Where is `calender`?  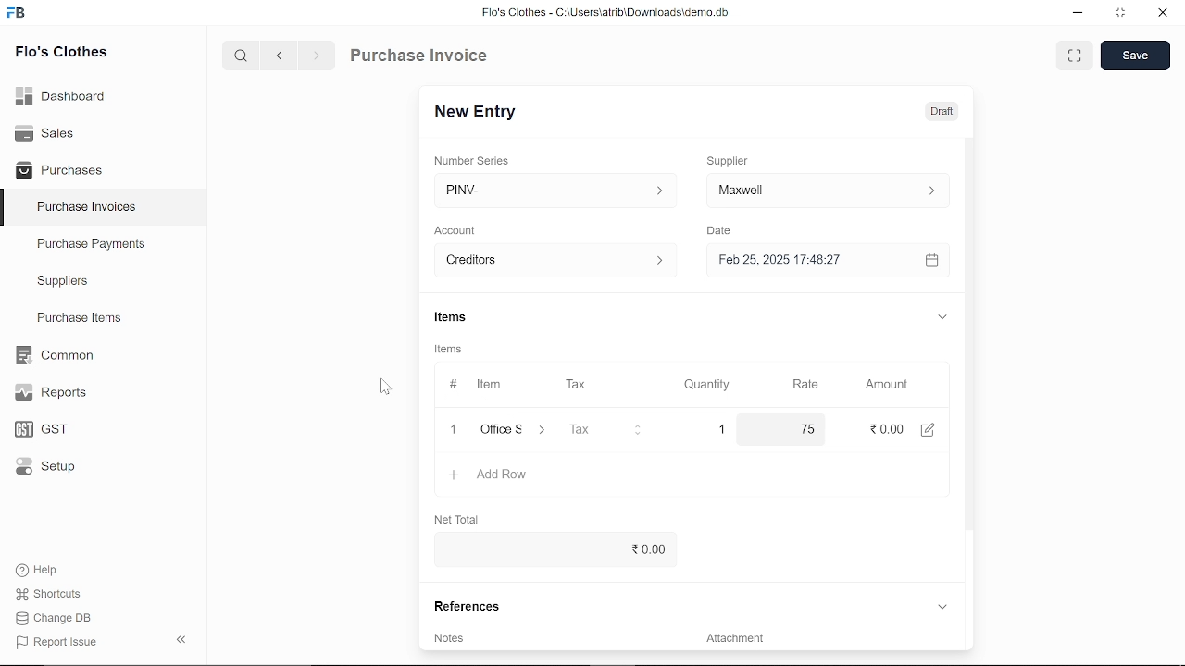
calender is located at coordinates (934, 261).